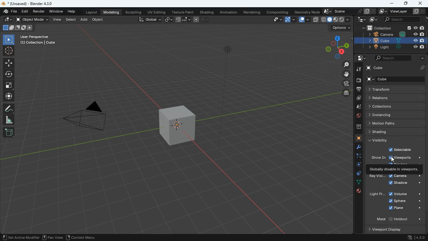 The height and width of the screenshot is (241, 428). I want to click on motion paths, so click(395, 123).